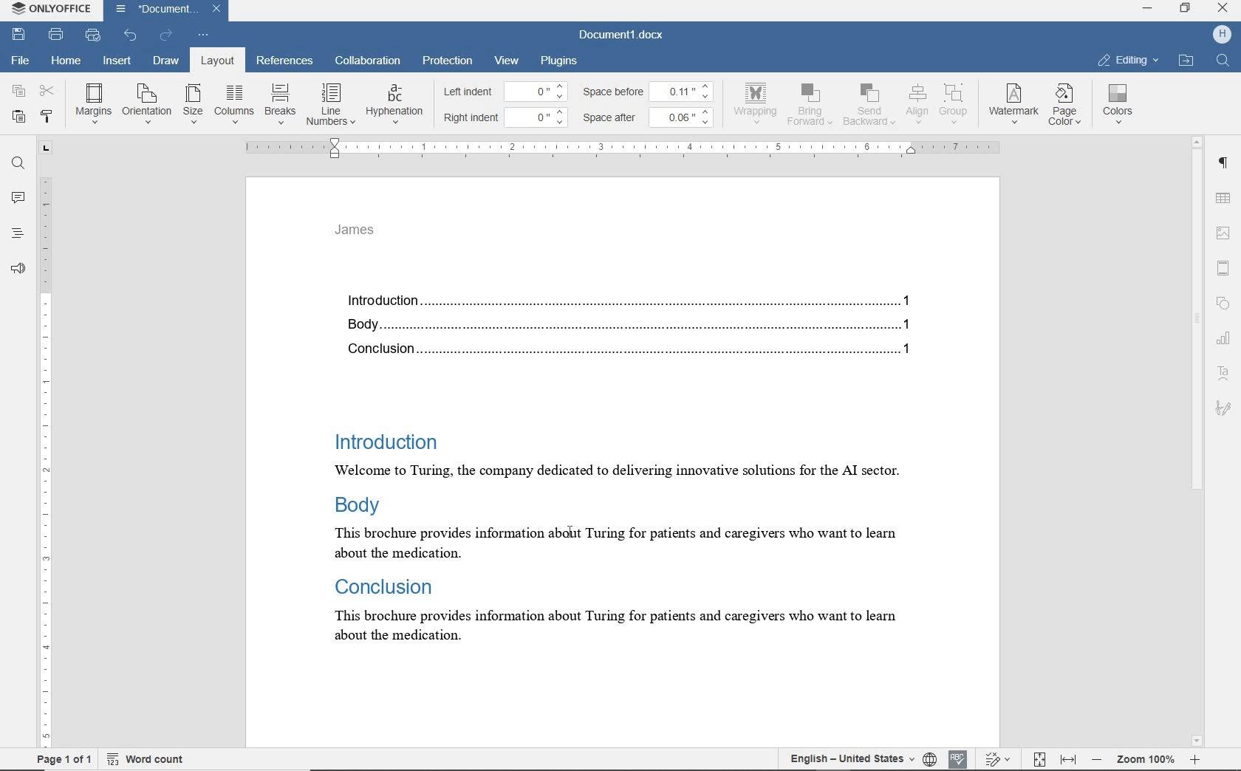 The width and height of the screenshot is (1241, 771). I want to click on copy style, so click(47, 117).